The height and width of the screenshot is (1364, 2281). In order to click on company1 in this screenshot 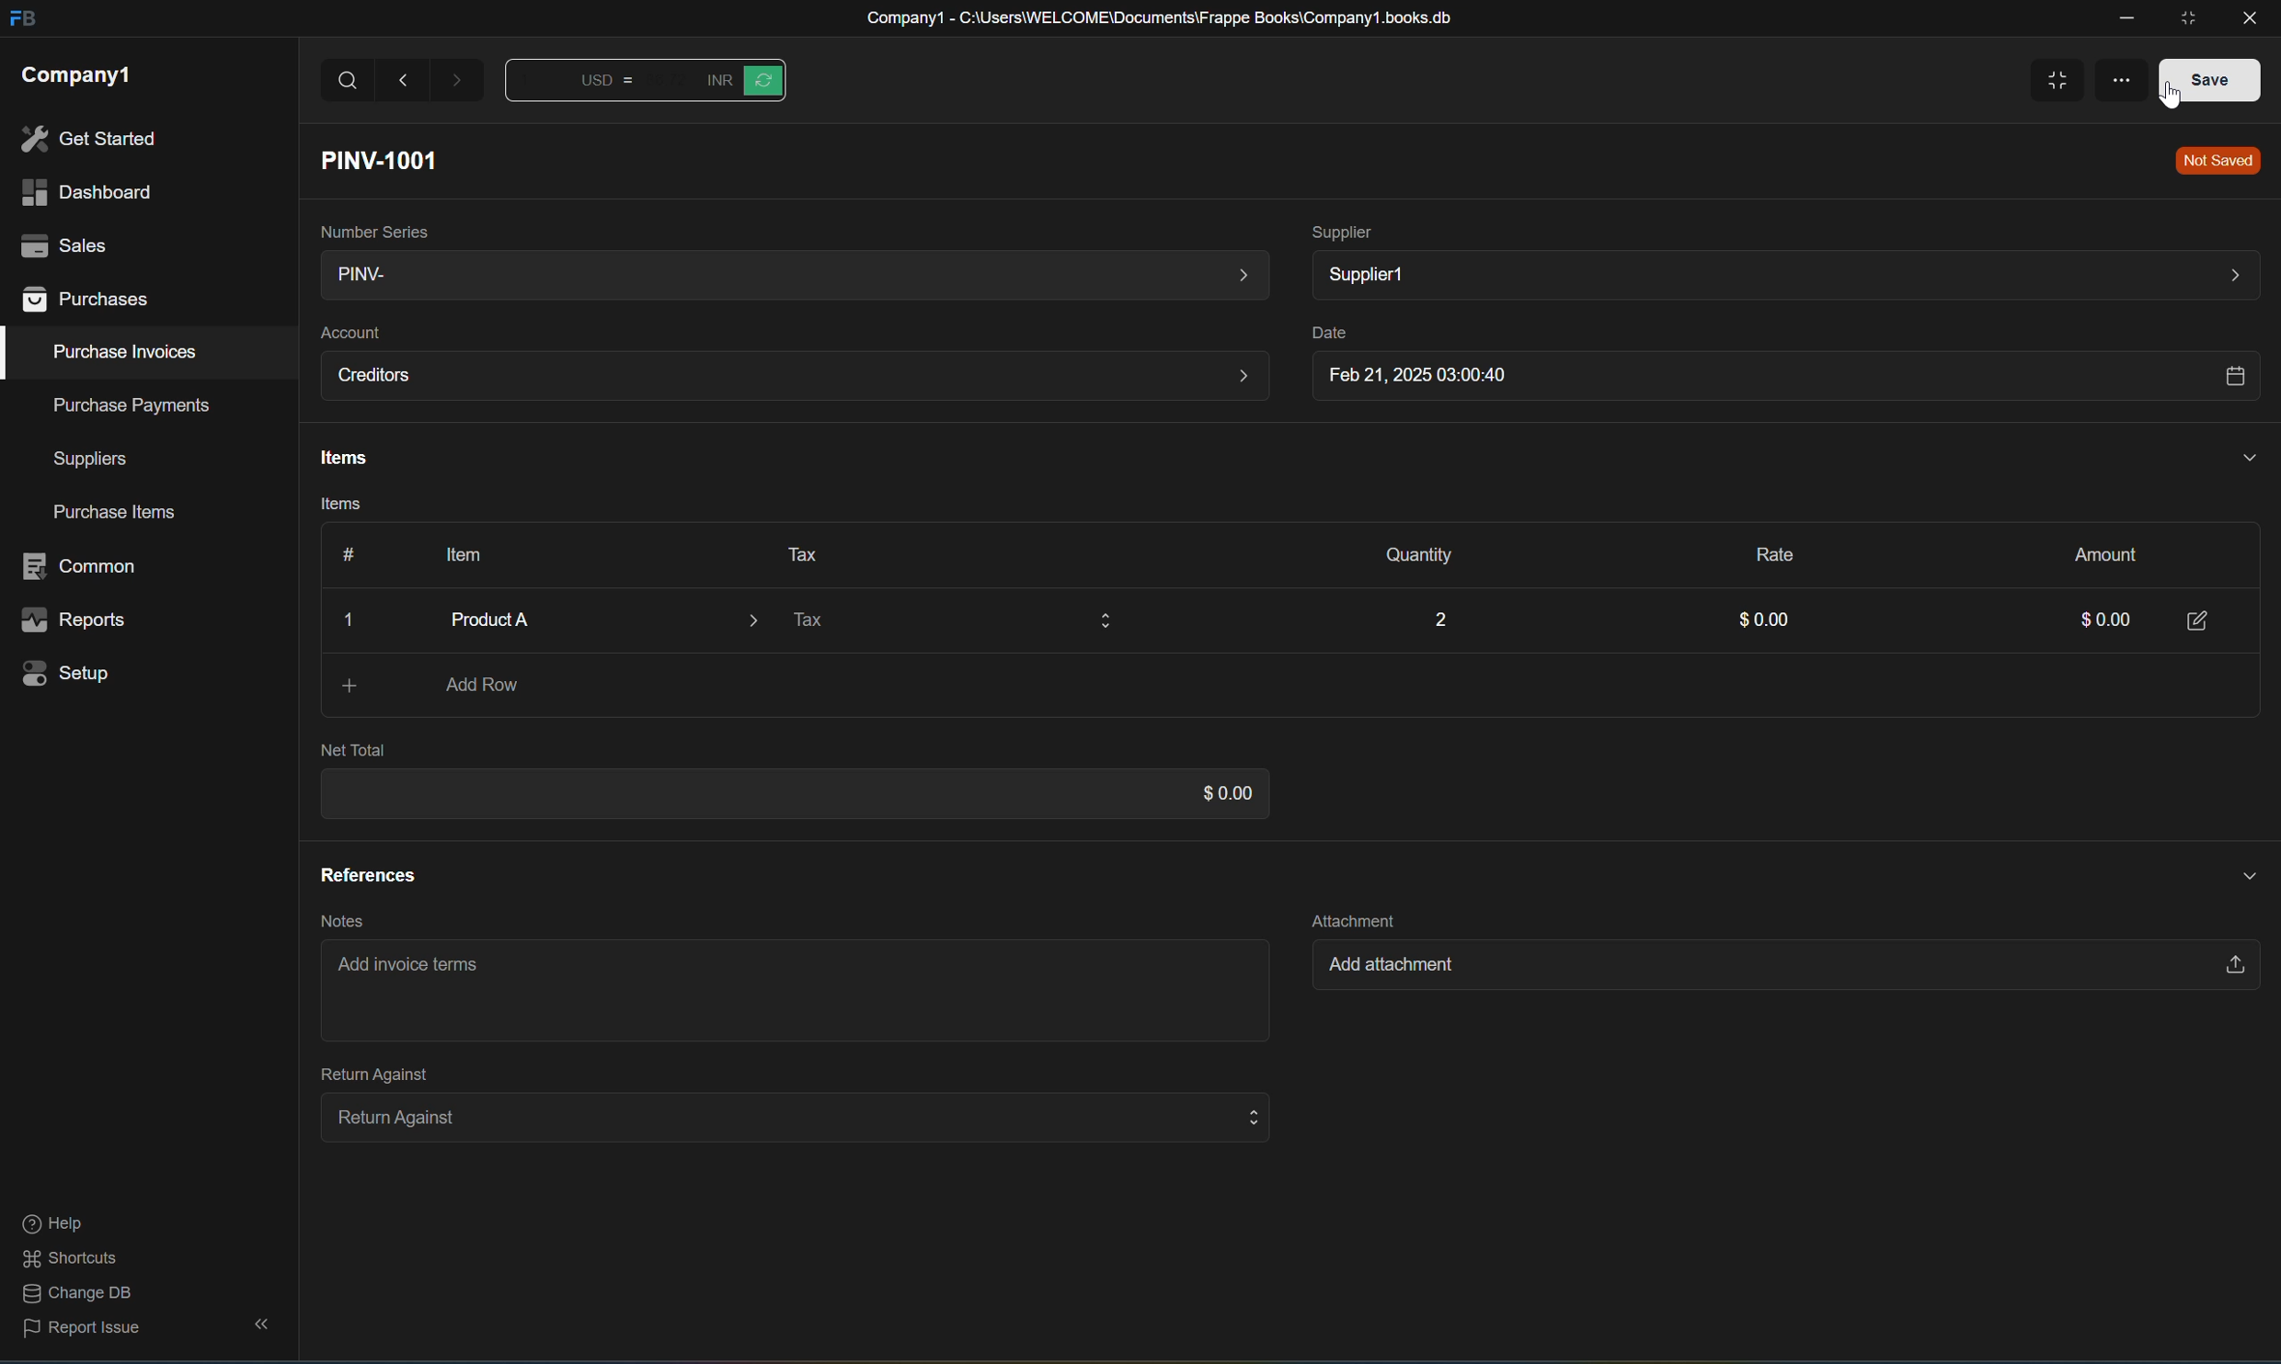, I will do `click(76, 74)`.